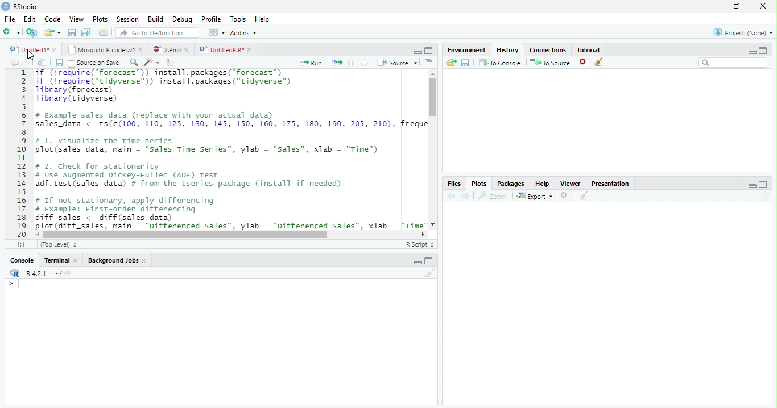 The image size is (777, 408). Describe the element at coordinates (133, 63) in the screenshot. I see `Find/Replace` at that location.